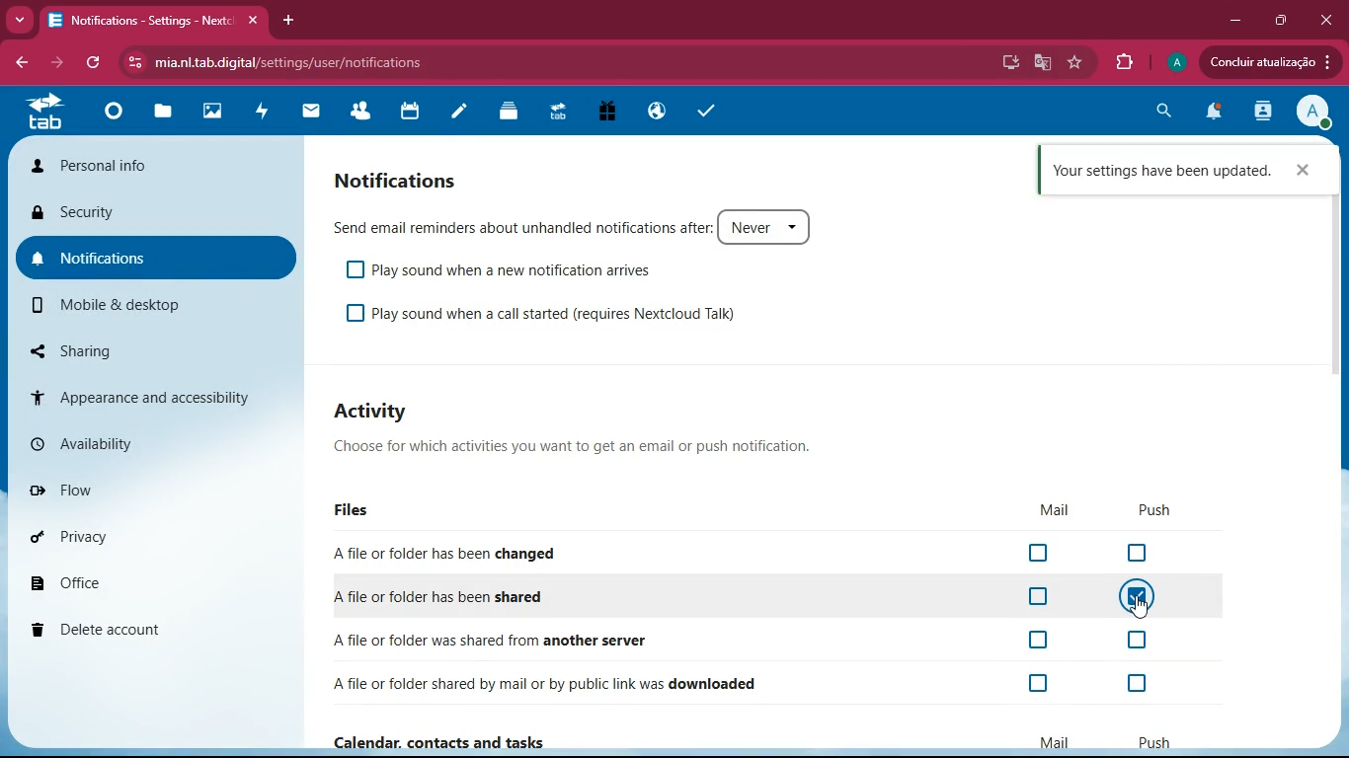  What do you see at coordinates (1160, 172) in the screenshot?
I see `confirmation` at bounding box center [1160, 172].